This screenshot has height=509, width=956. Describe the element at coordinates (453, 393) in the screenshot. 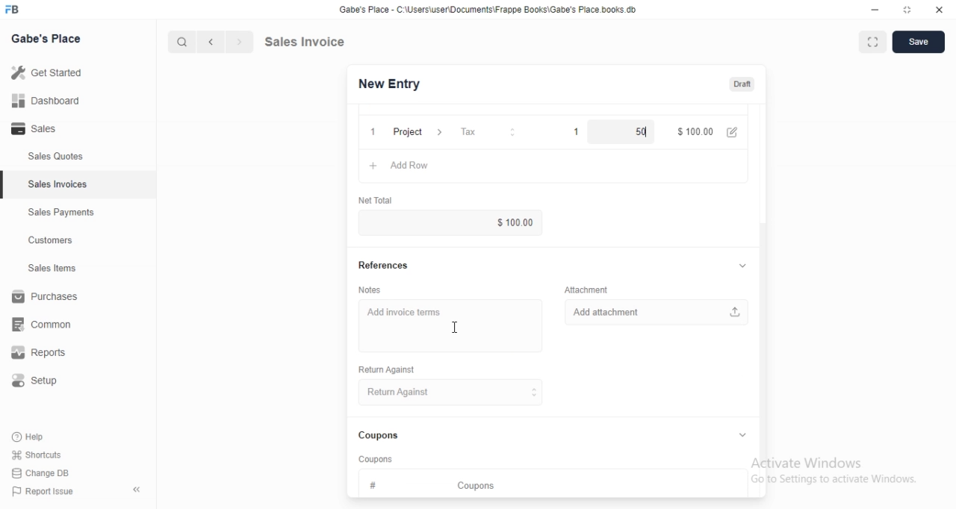

I see `Return Against` at that location.